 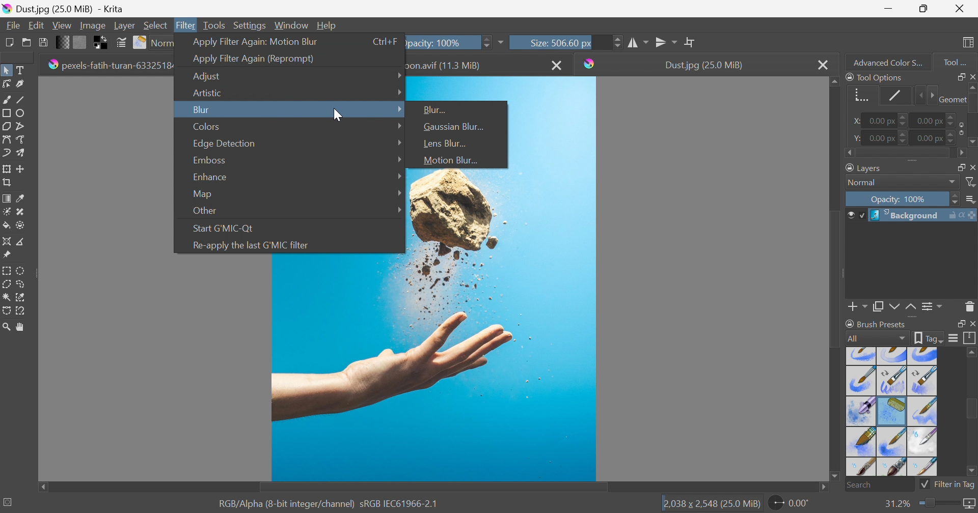 What do you see at coordinates (21, 198) in the screenshot?
I see `Sample a color from an image or current layer` at bounding box center [21, 198].